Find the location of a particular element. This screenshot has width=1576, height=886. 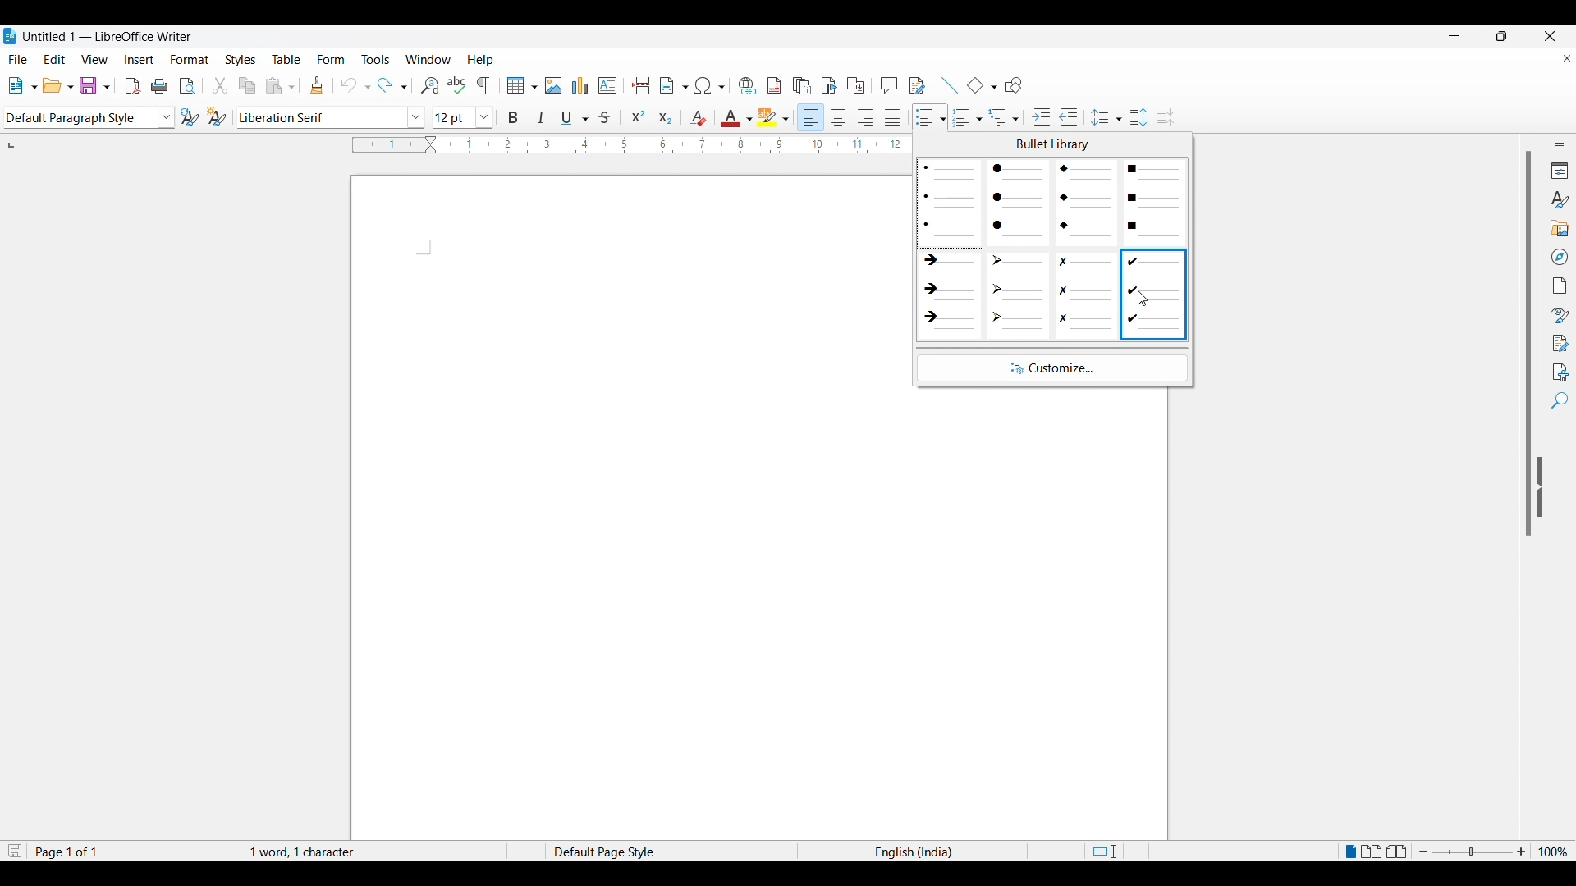

Increase indent is located at coordinates (1039, 115).